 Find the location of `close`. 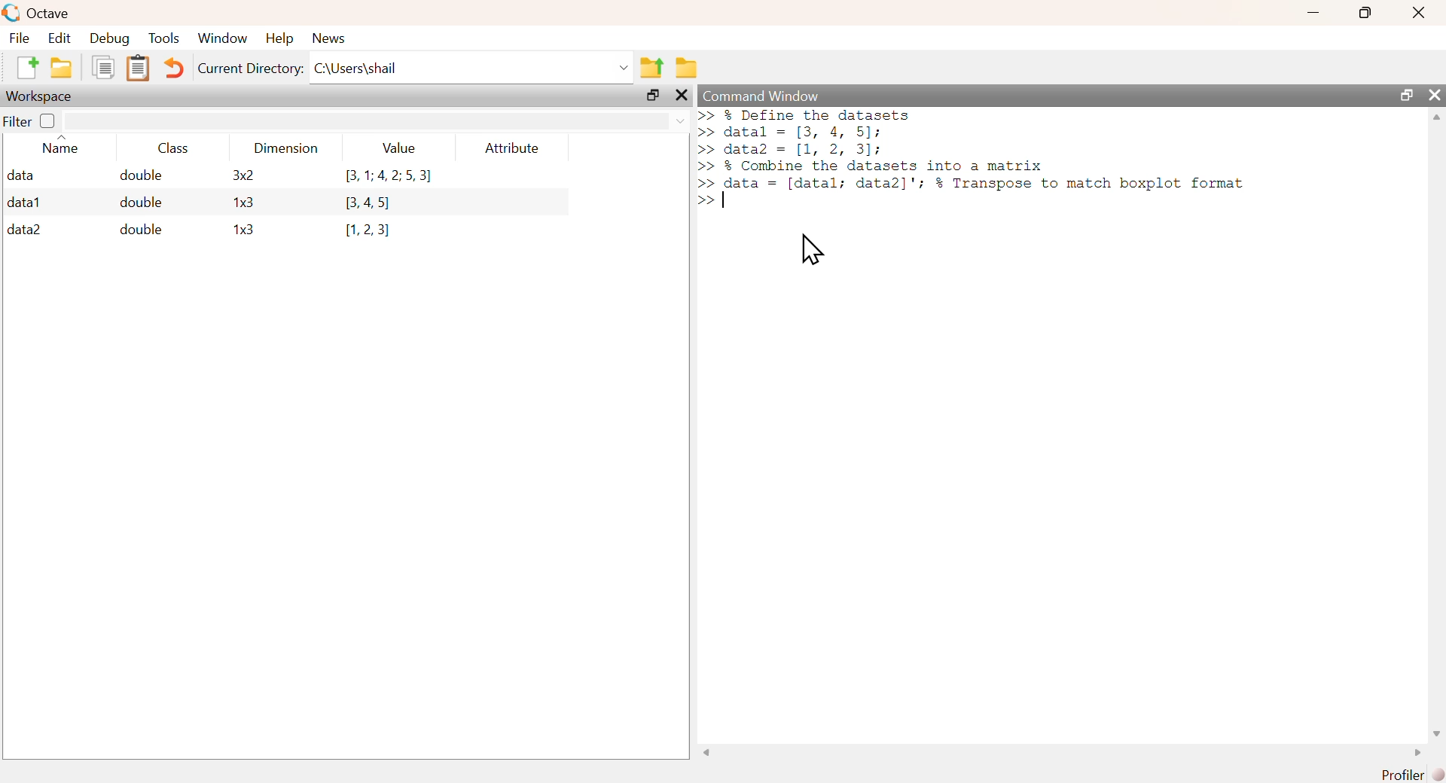

close is located at coordinates (1419, 13).